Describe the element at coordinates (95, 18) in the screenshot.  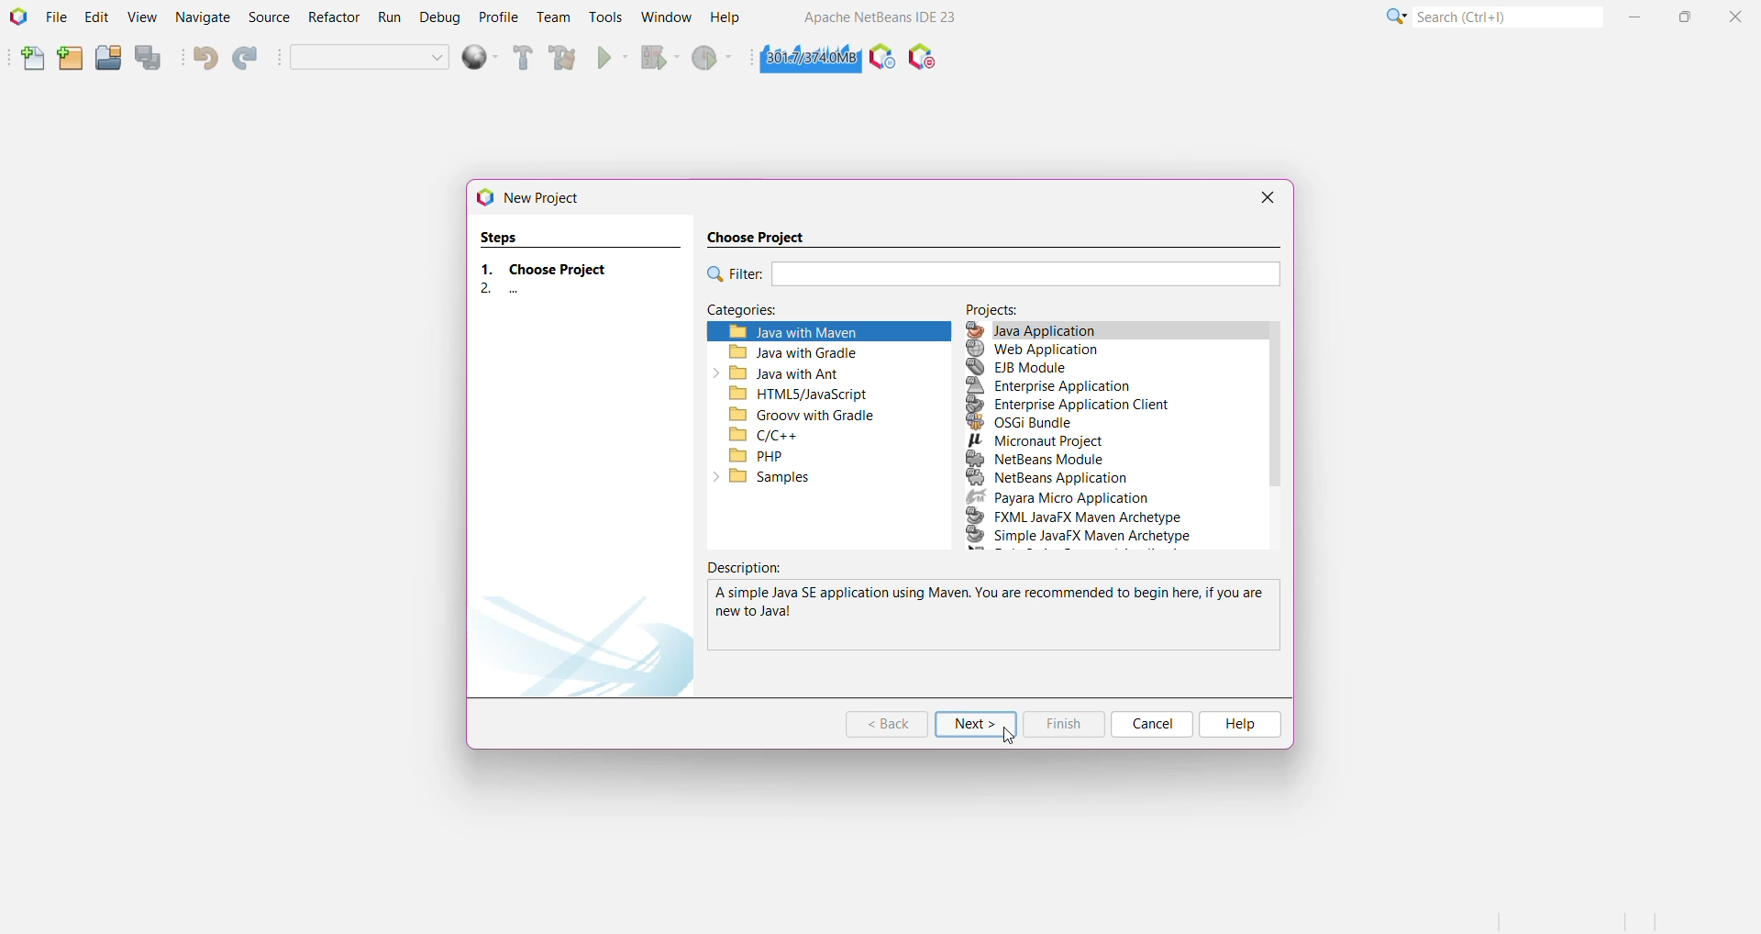
I see `Edit` at that location.